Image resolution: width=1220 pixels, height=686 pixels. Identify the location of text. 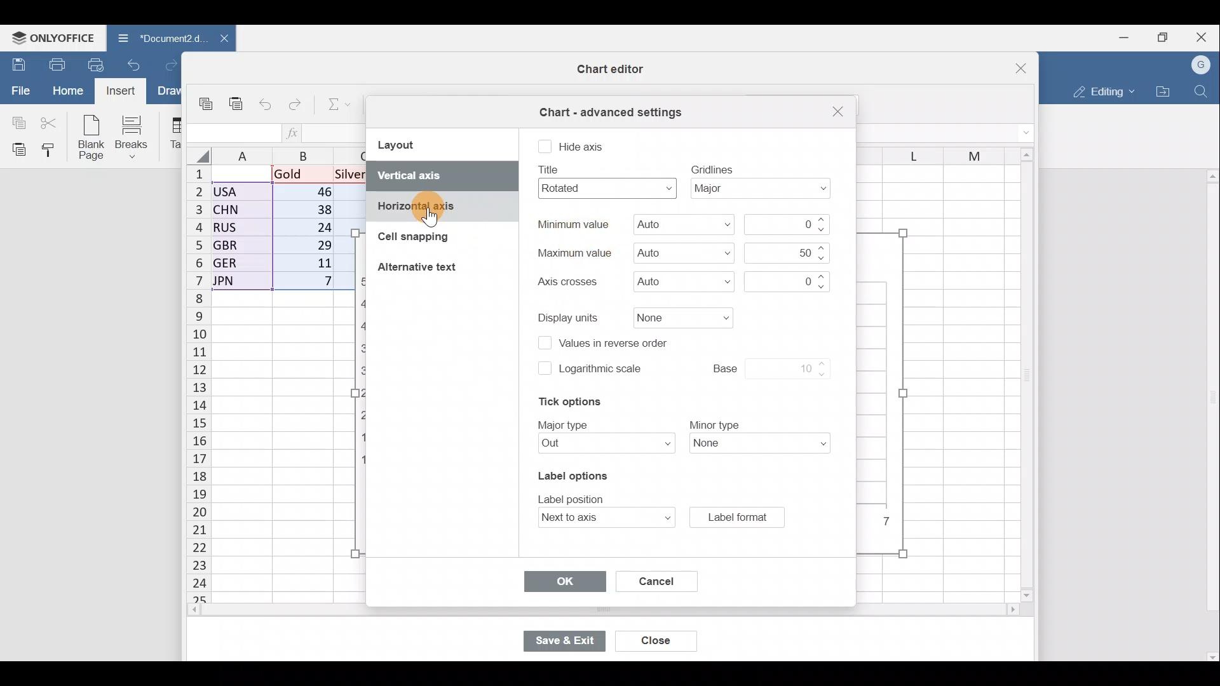
(565, 424).